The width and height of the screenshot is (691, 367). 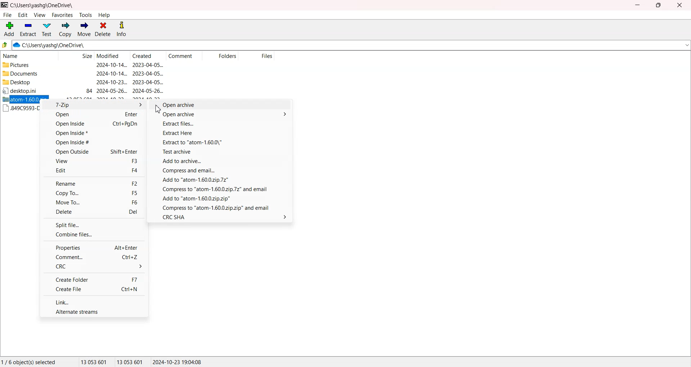 What do you see at coordinates (94, 225) in the screenshot?
I see `Split file` at bounding box center [94, 225].